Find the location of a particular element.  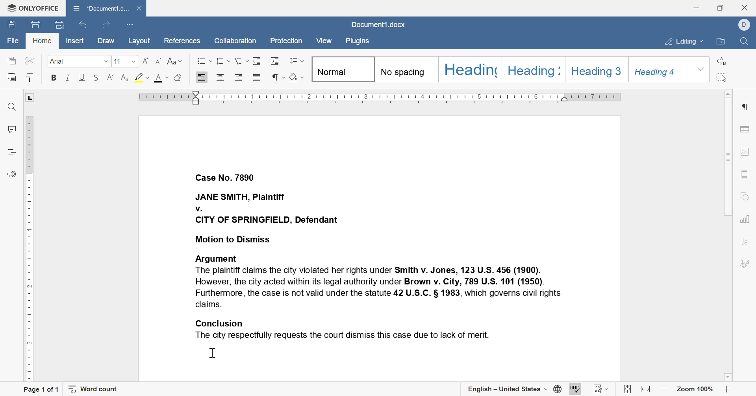

ruler is located at coordinates (30, 249).